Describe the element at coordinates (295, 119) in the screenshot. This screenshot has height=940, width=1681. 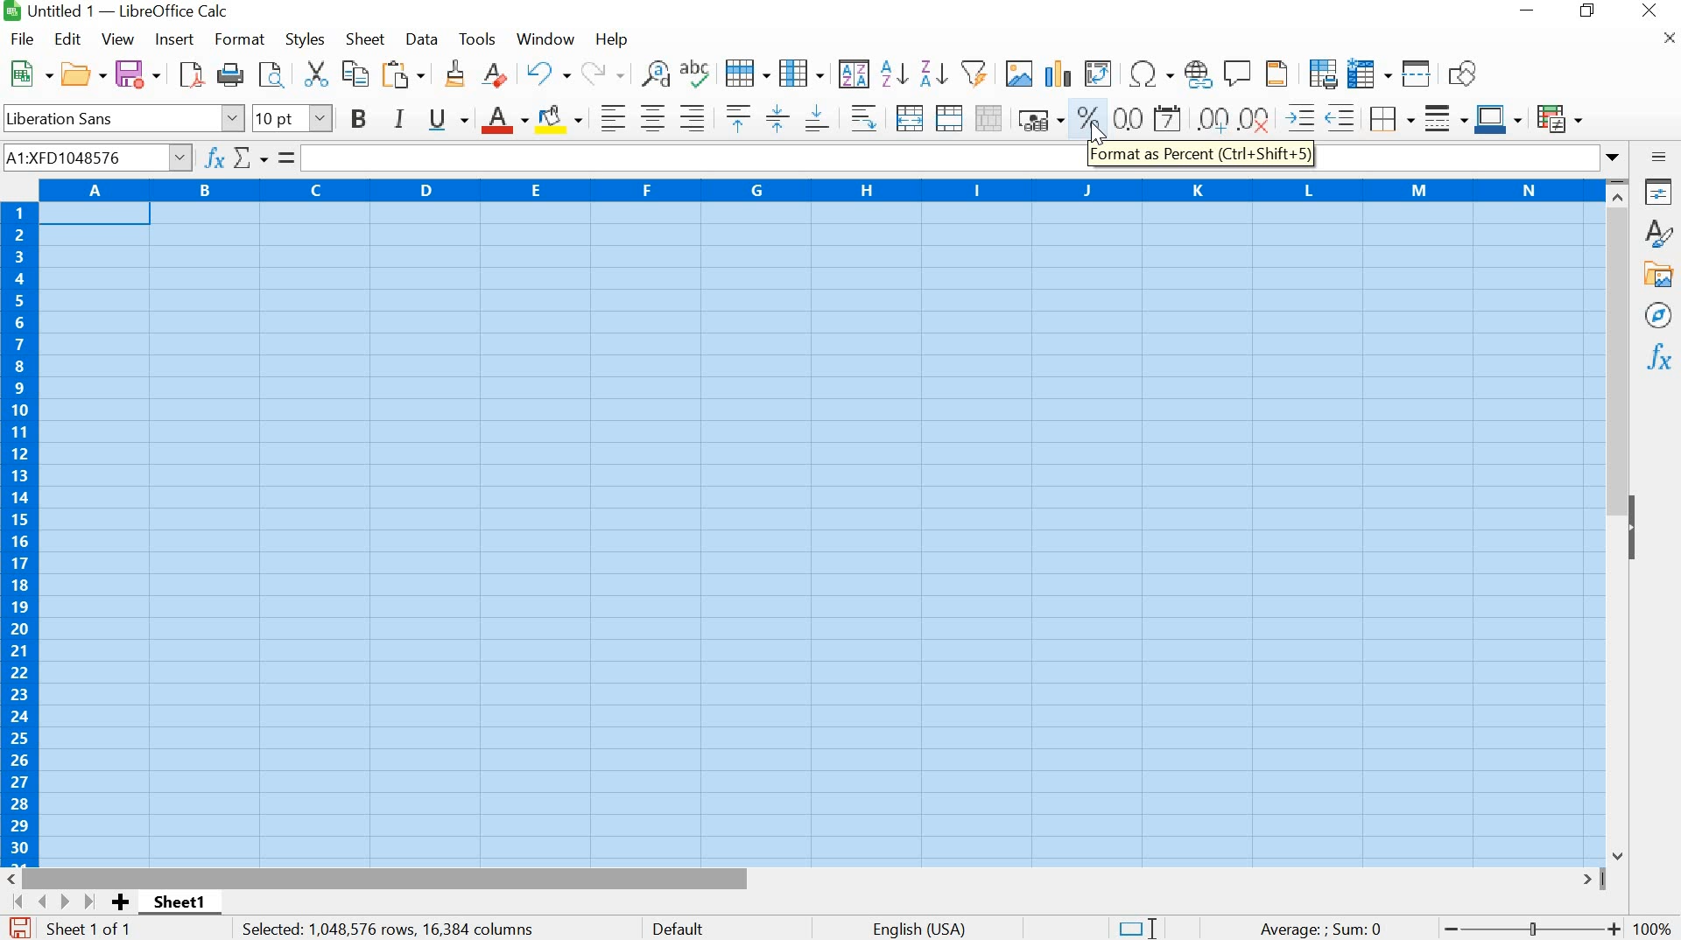
I see `FONT SIZE` at that location.